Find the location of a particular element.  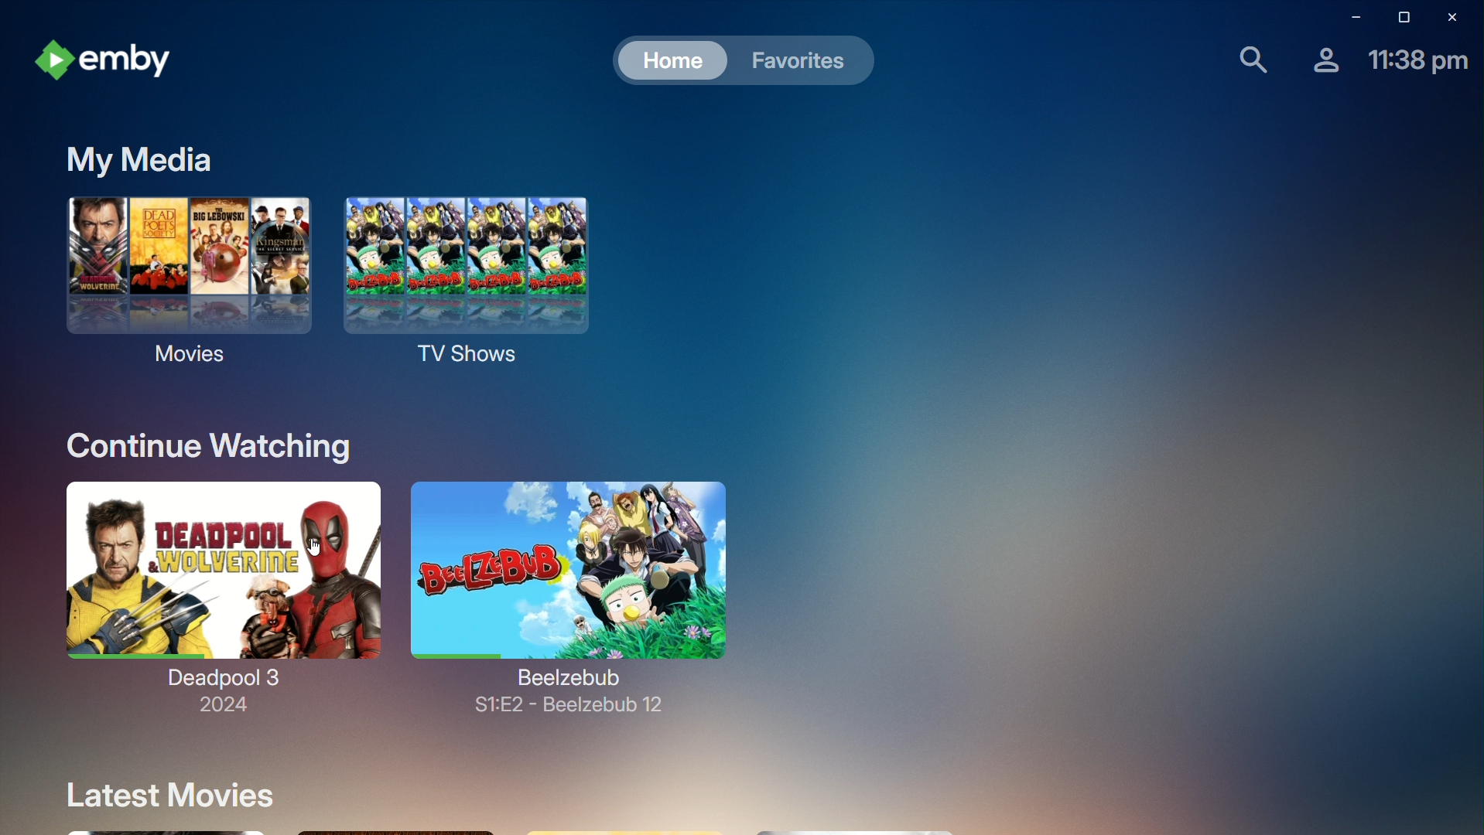

Time is located at coordinates (1415, 60).